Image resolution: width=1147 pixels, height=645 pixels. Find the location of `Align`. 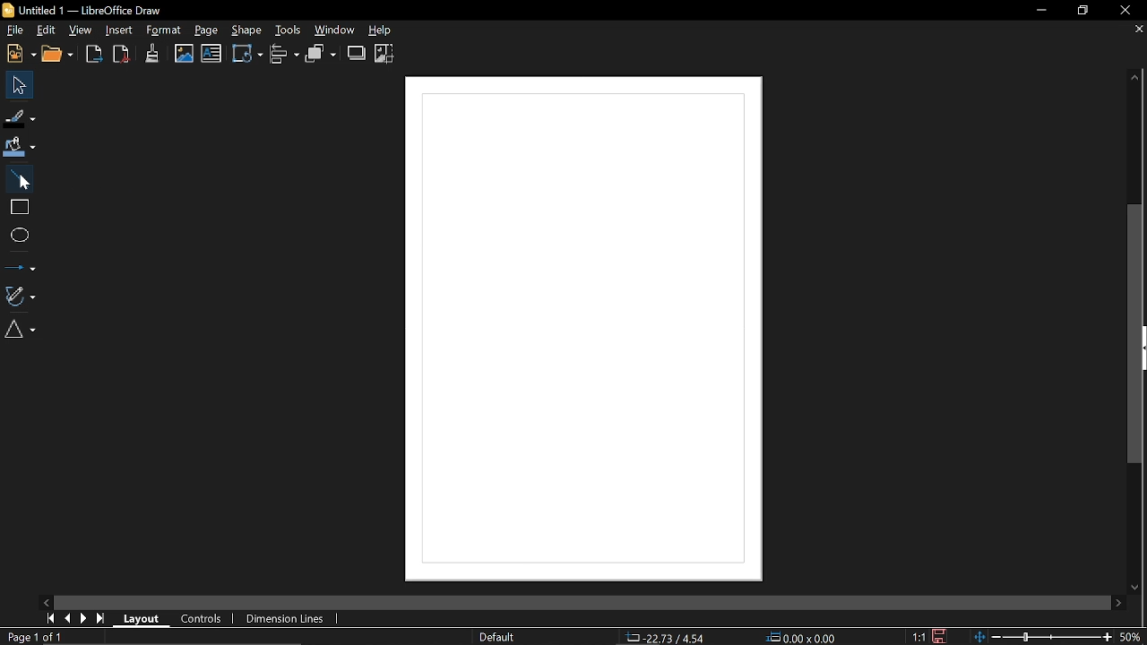

Align is located at coordinates (285, 56).